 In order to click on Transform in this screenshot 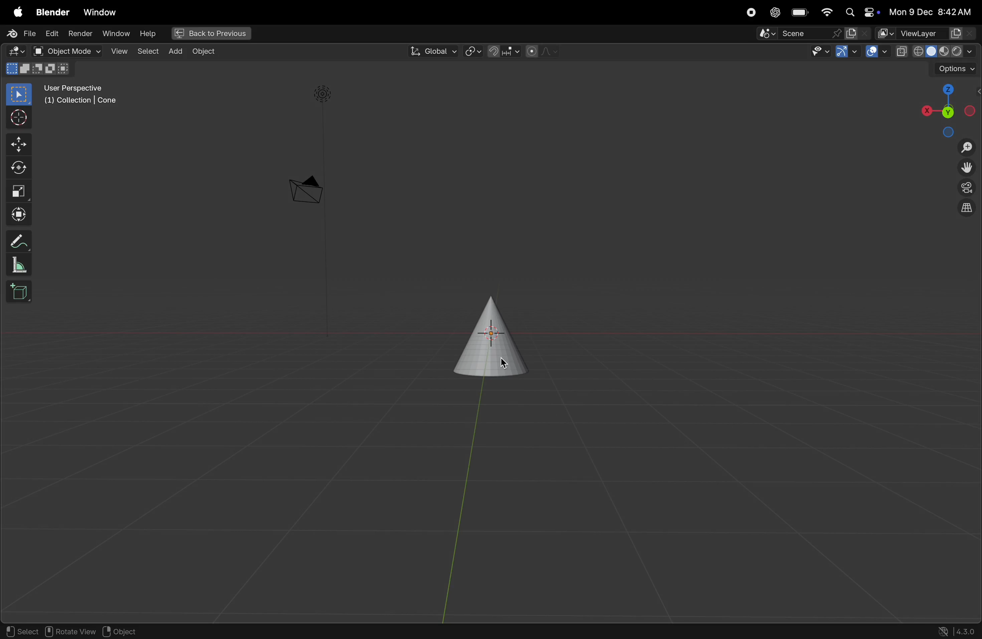, I will do `click(18, 213)`.